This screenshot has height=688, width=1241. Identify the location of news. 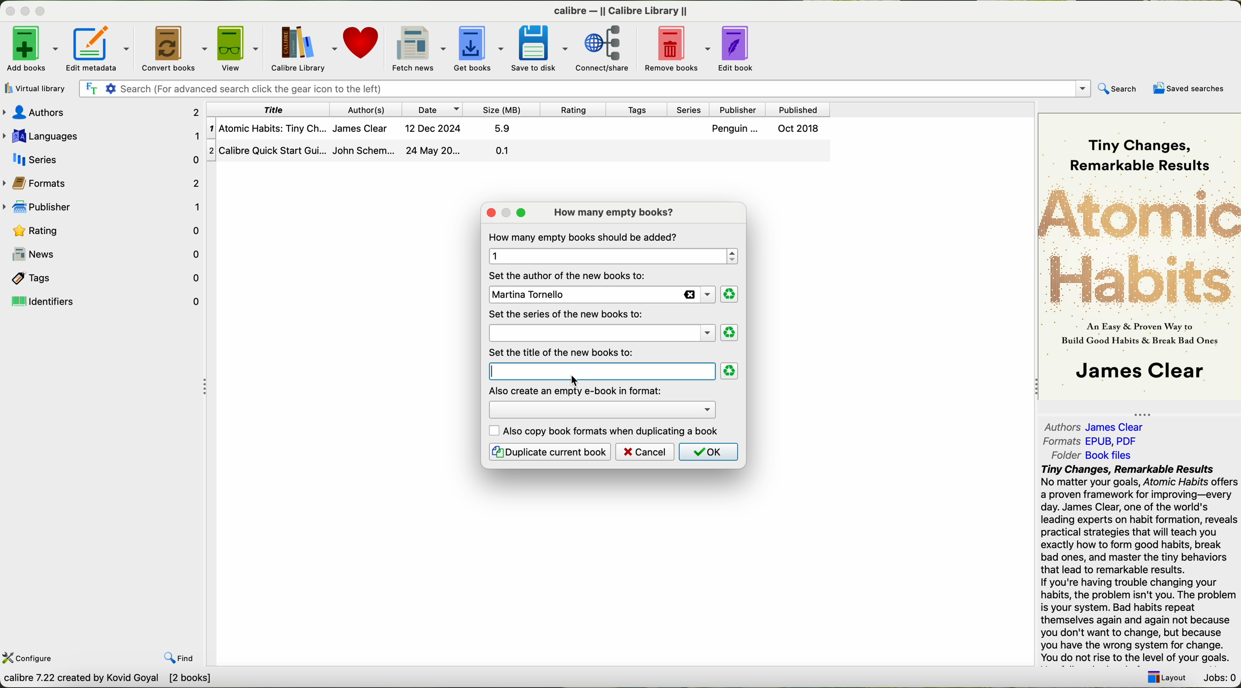
(103, 254).